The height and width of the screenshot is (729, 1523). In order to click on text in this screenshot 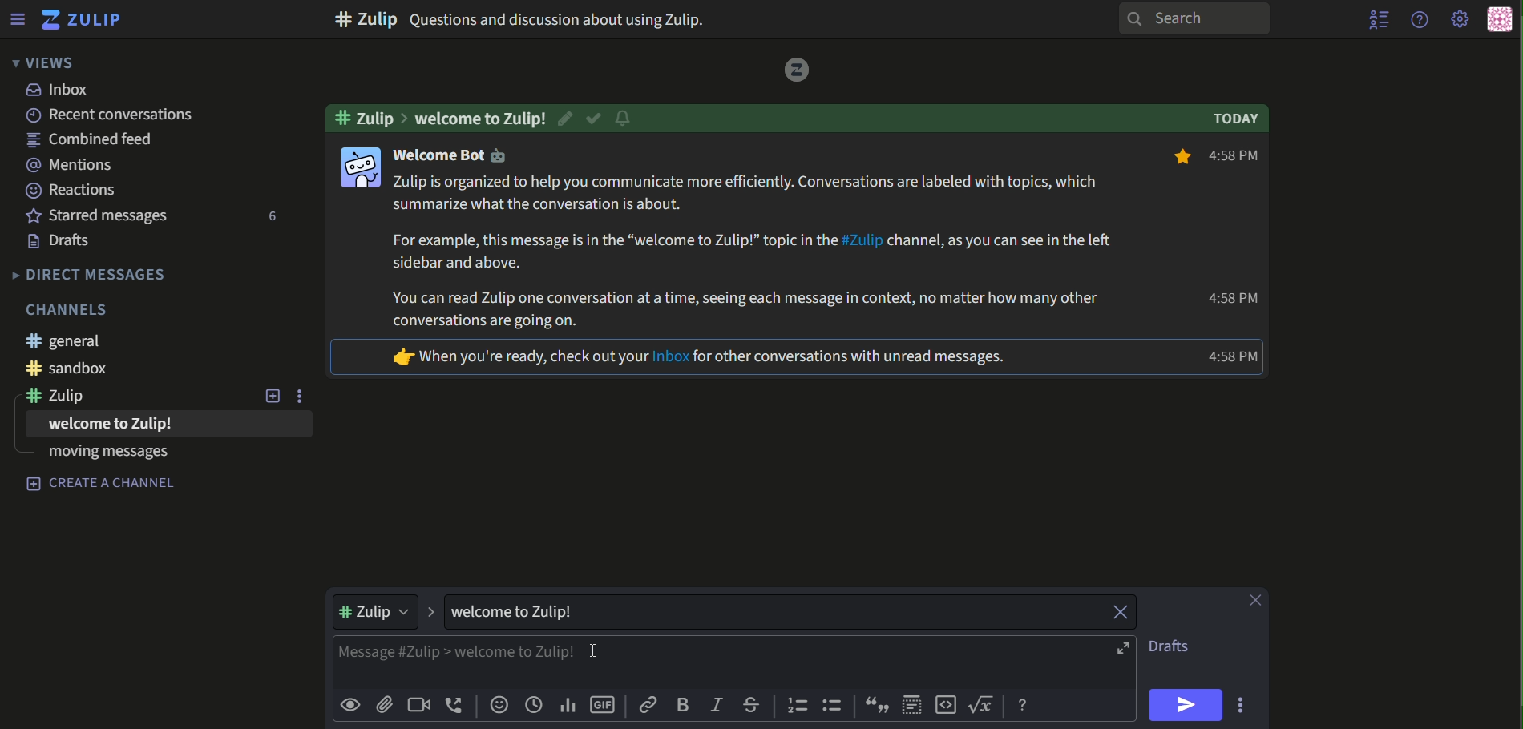, I will do `click(1239, 119)`.